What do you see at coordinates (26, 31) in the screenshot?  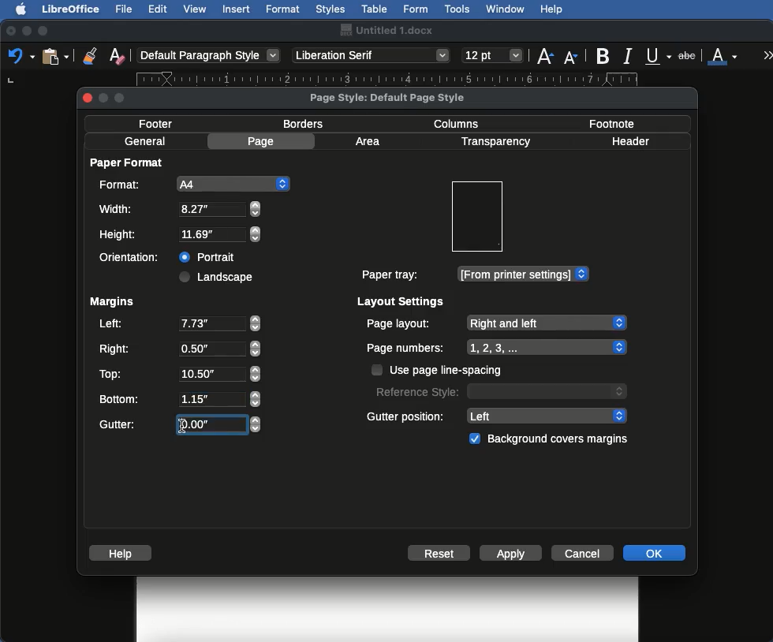 I see `Minimize` at bounding box center [26, 31].